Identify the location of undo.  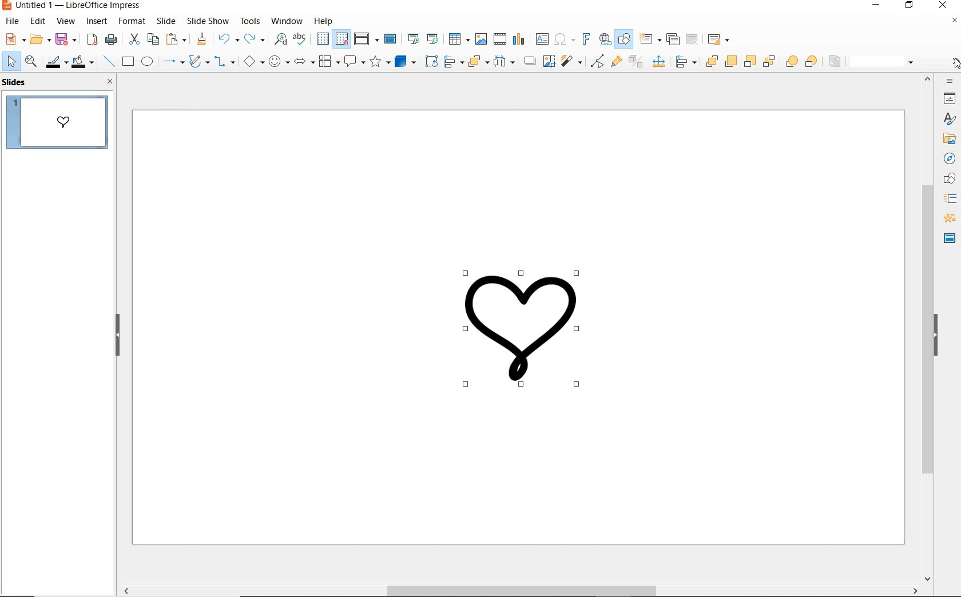
(228, 39).